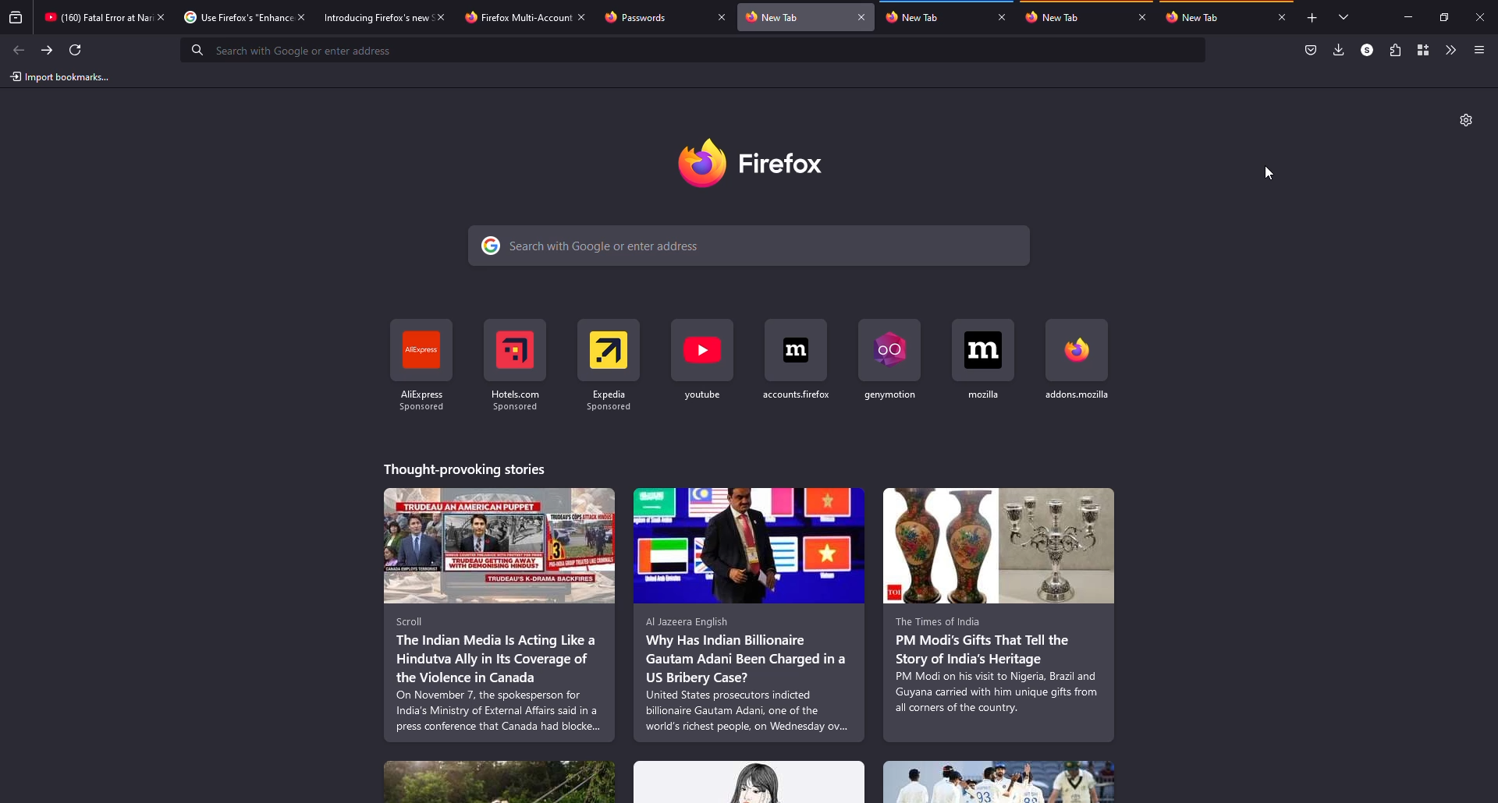  What do you see at coordinates (651, 16) in the screenshot?
I see `tab` at bounding box center [651, 16].